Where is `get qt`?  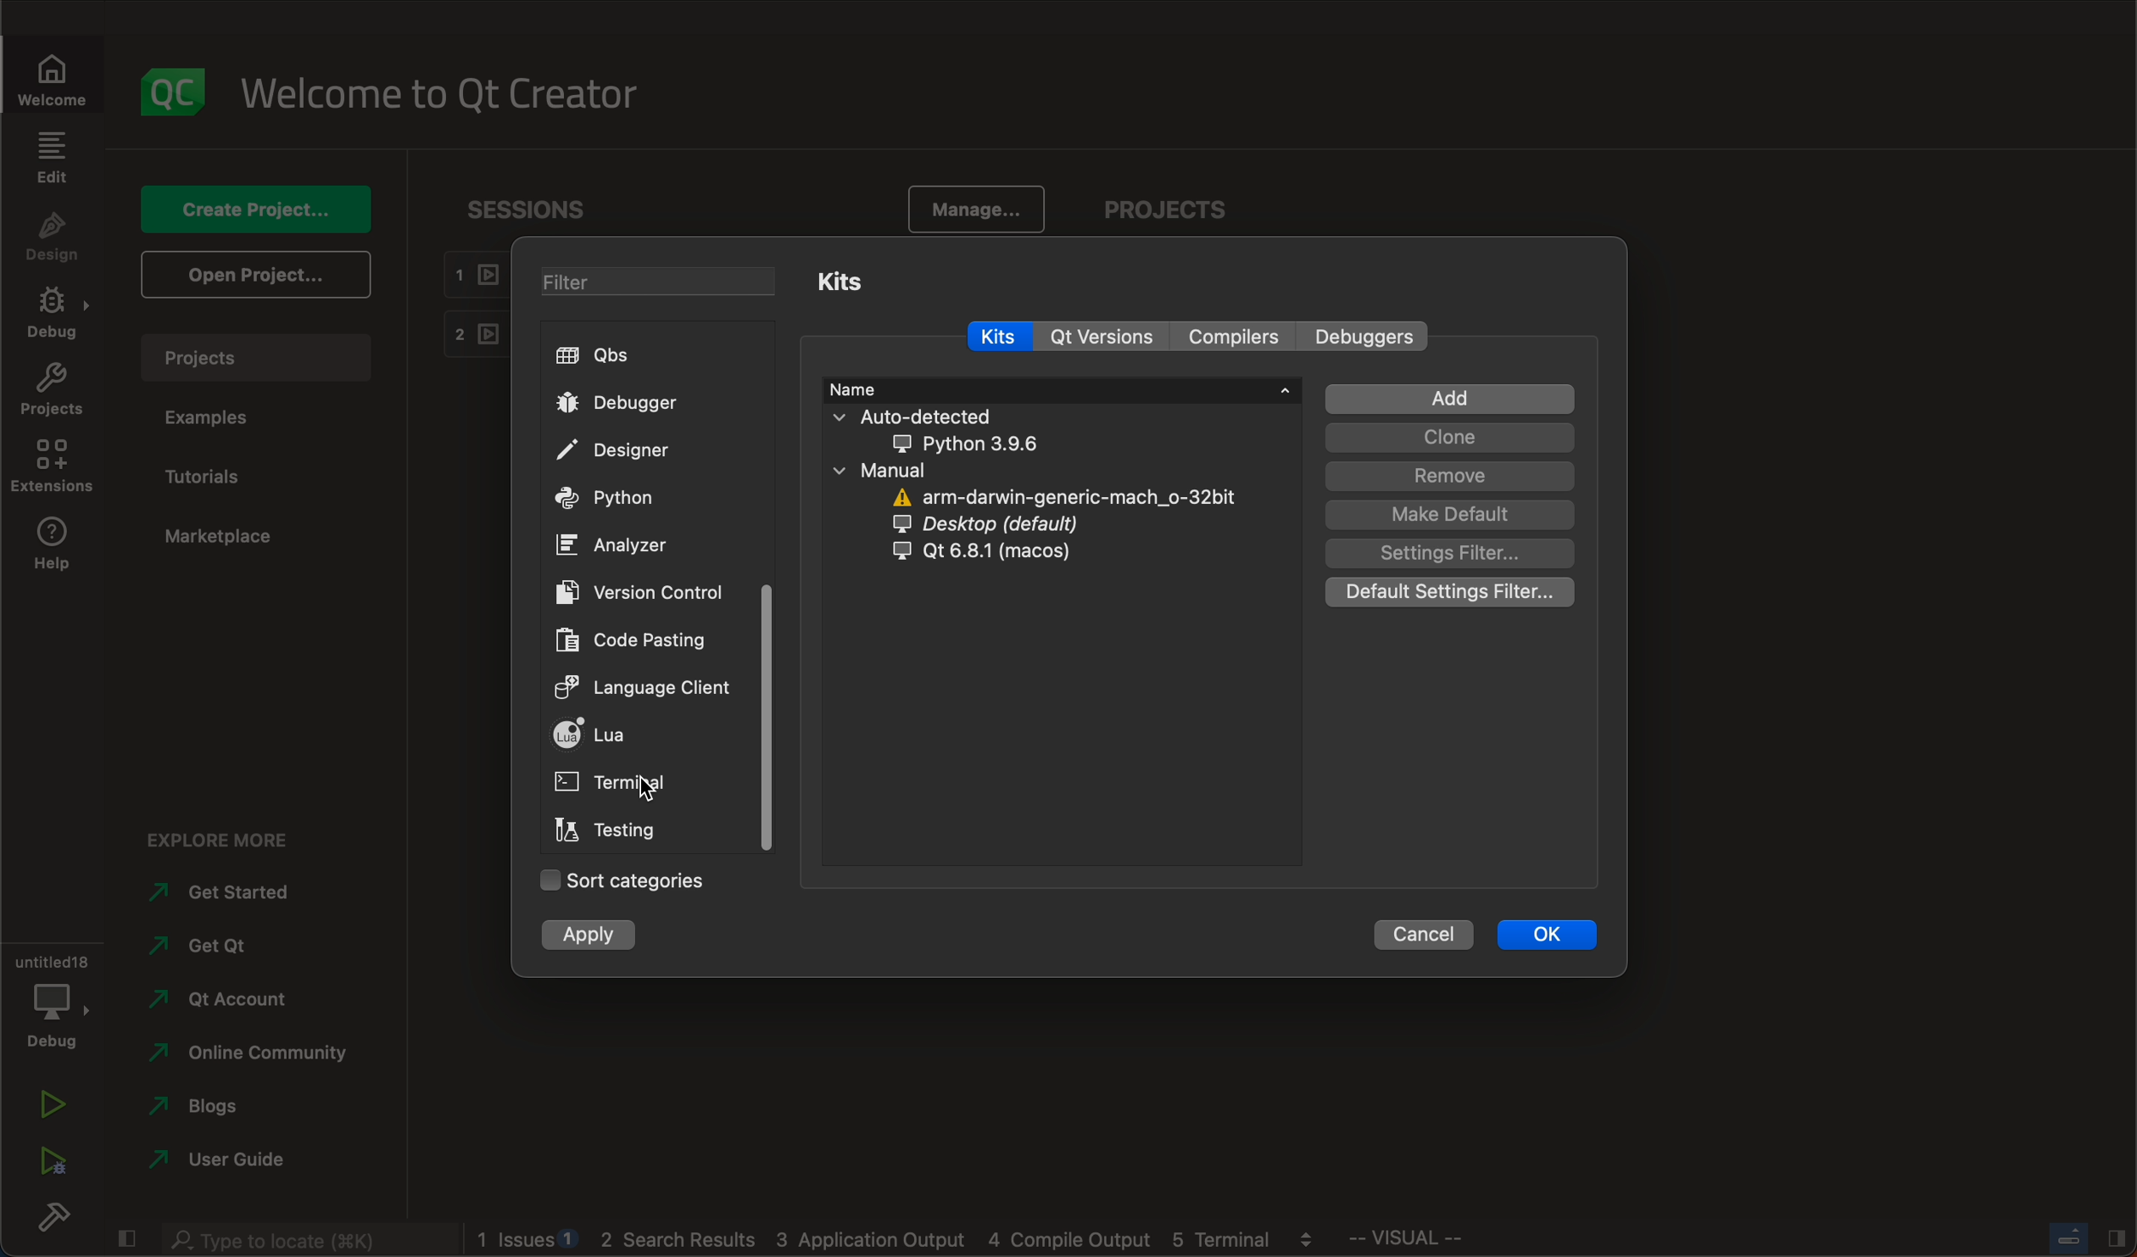
get qt is located at coordinates (245, 946).